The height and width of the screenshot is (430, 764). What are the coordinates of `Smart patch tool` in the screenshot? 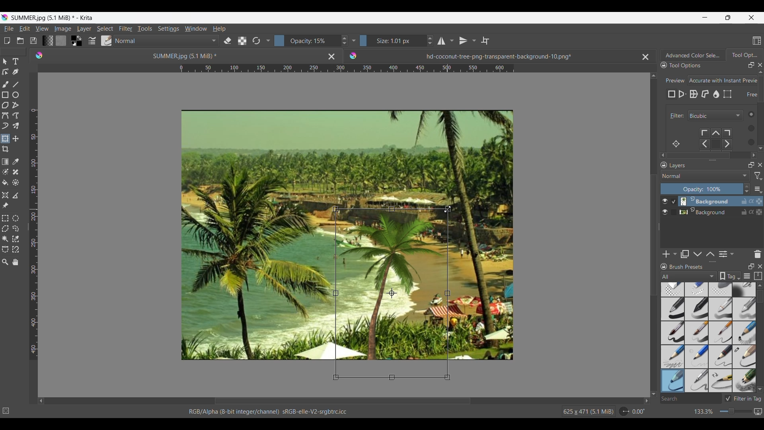 It's located at (16, 172).